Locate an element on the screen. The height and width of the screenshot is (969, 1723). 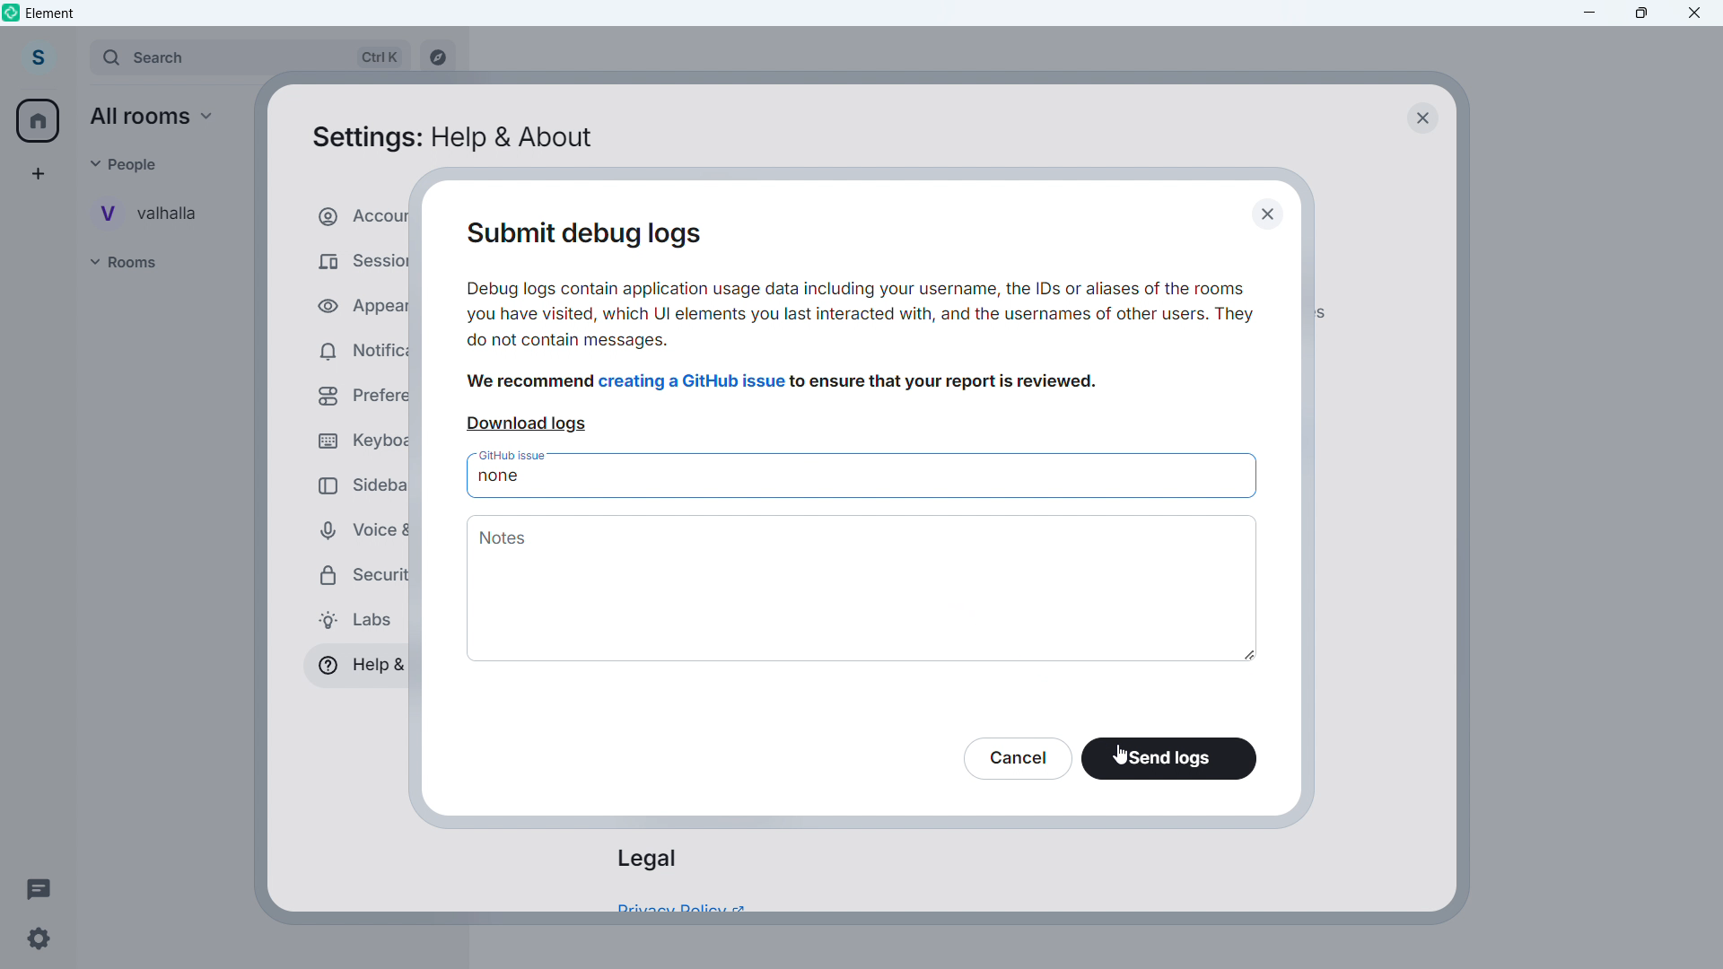
Account  is located at coordinates (37, 58).